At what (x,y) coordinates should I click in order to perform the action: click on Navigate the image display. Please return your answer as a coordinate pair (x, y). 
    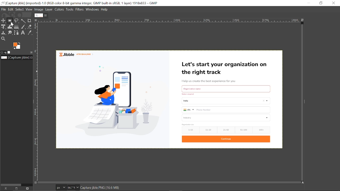
    Looking at the image, I should click on (302, 183).